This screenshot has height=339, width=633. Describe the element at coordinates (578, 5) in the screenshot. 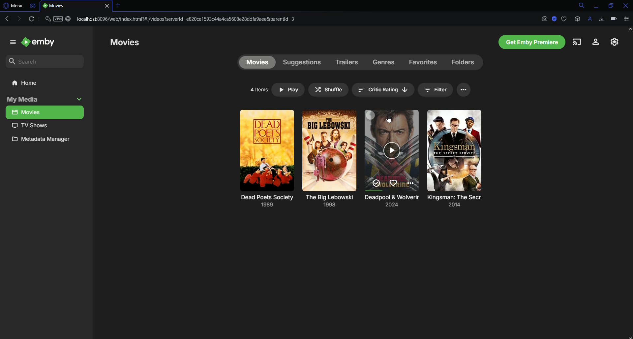

I see `Search` at that location.